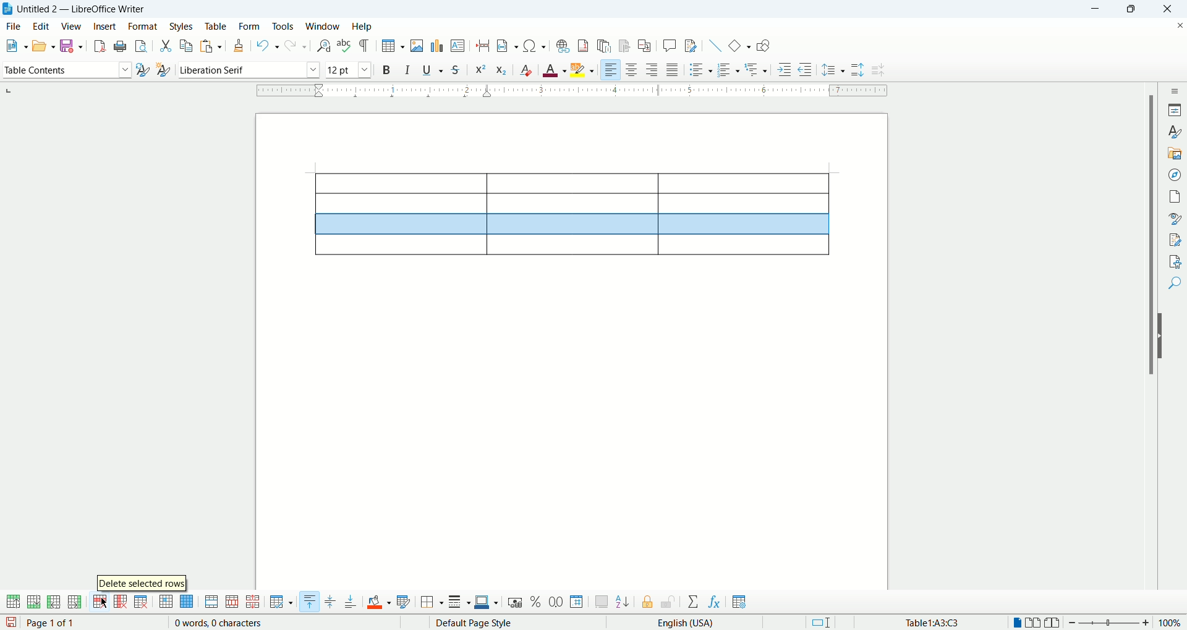  Describe the element at coordinates (361, 27) in the screenshot. I see `help` at that location.